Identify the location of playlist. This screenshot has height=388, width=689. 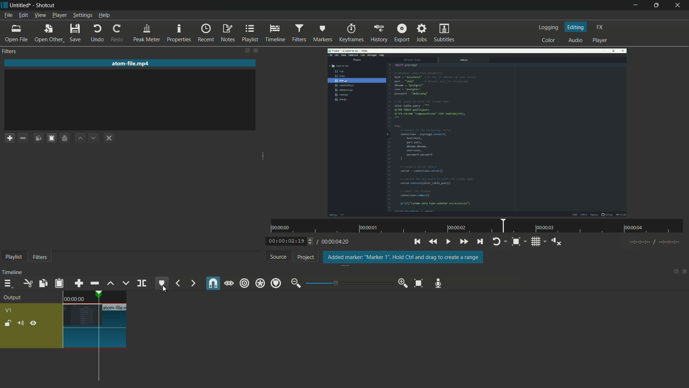
(12, 258).